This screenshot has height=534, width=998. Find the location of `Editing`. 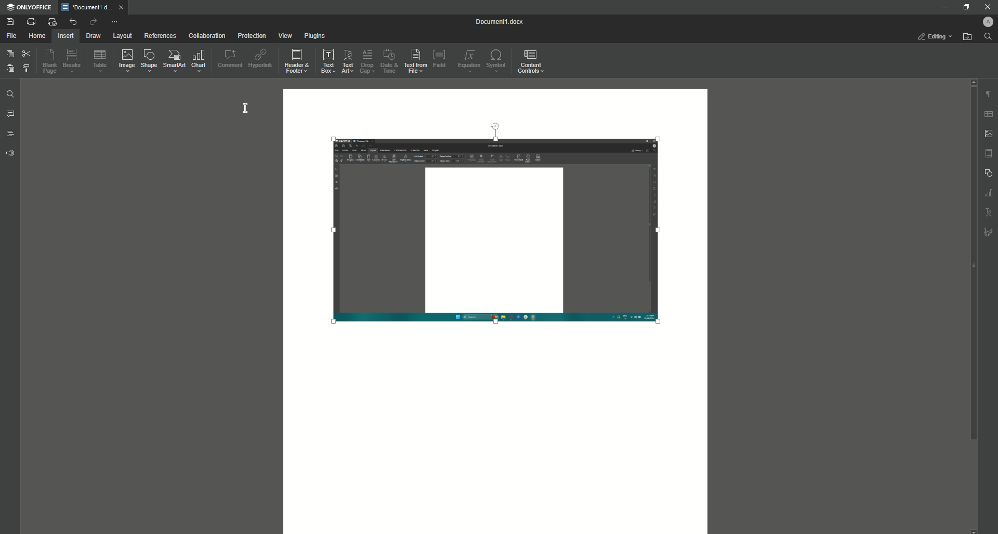

Editing is located at coordinates (930, 36).